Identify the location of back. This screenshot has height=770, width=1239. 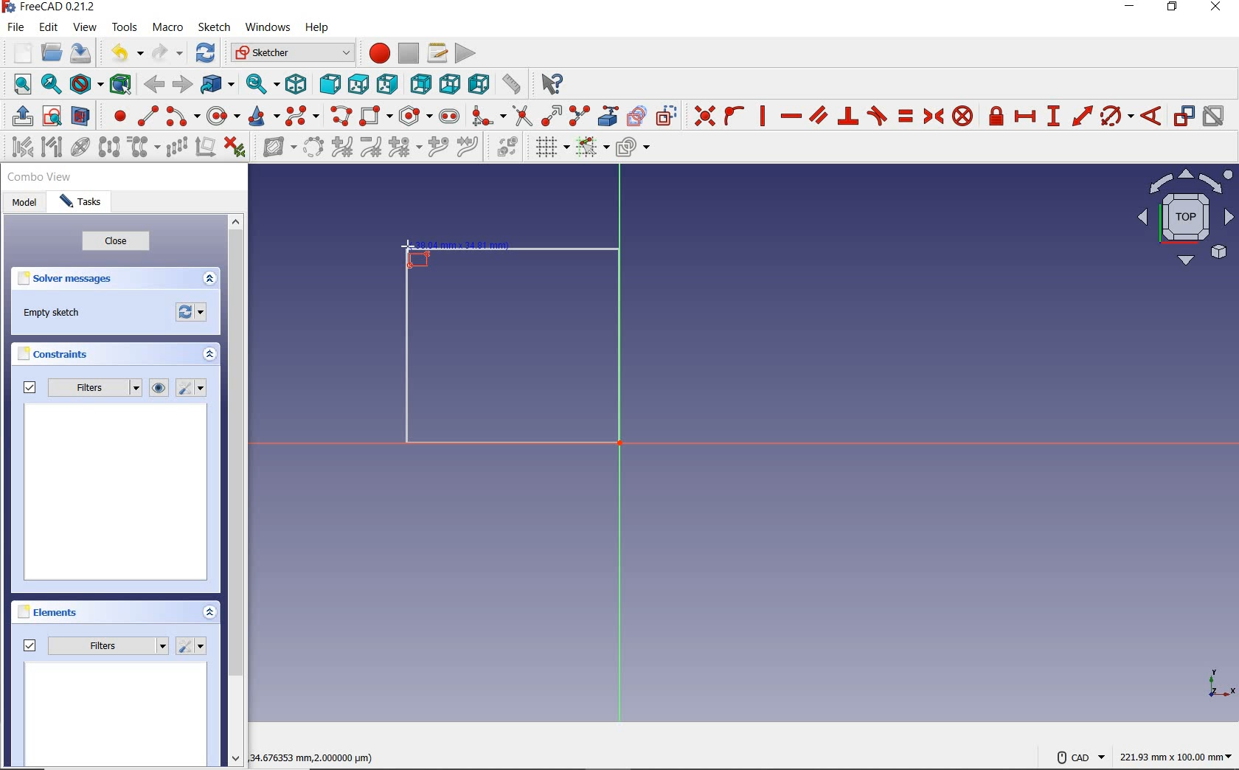
(156, 84).